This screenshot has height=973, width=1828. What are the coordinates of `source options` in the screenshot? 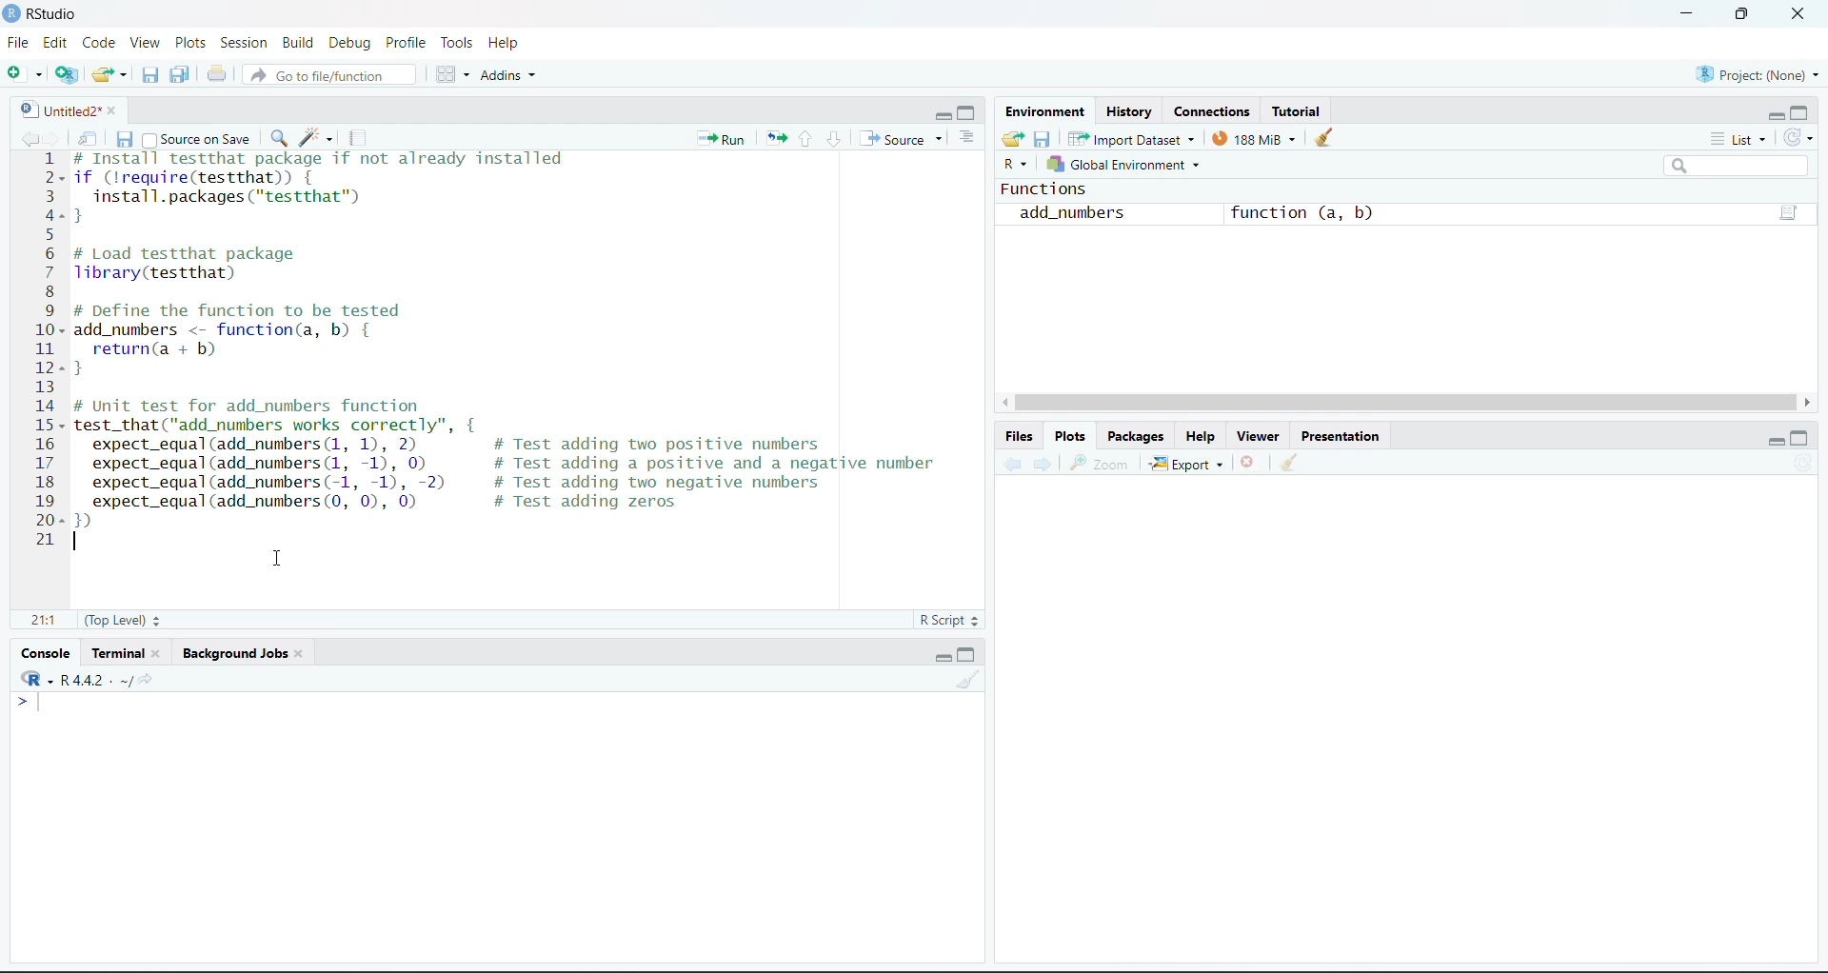 It's located at (943, 139).